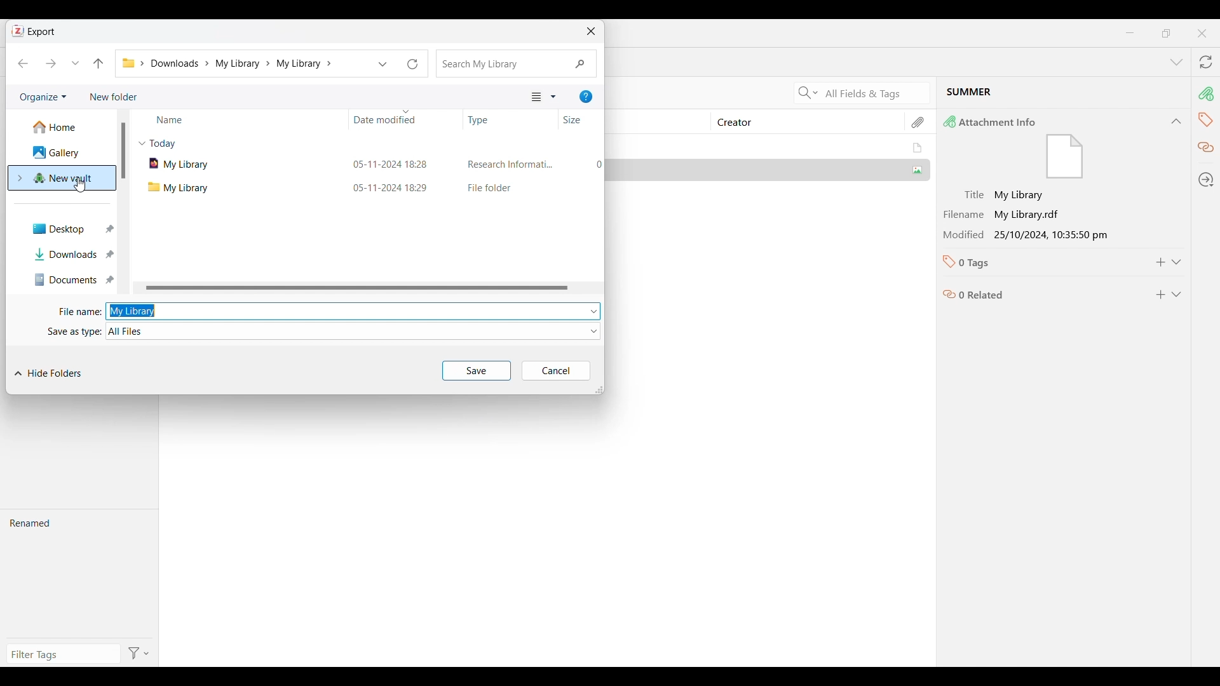 This screenshot has height=686, width=1220. Describe the element at coordinates (599, 390) in the screenshot. I see `Change dimension of window` at that location.